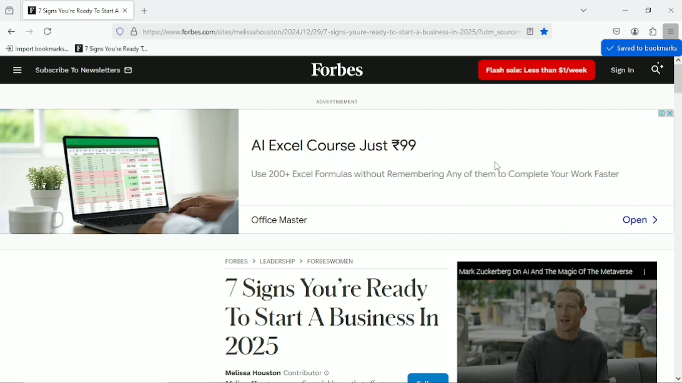 This screenshot has height=383, width=682. What do you see at coordinates (48, 31) in the screenshot?
I see `Reload current page` at bounding box center [48, 31].